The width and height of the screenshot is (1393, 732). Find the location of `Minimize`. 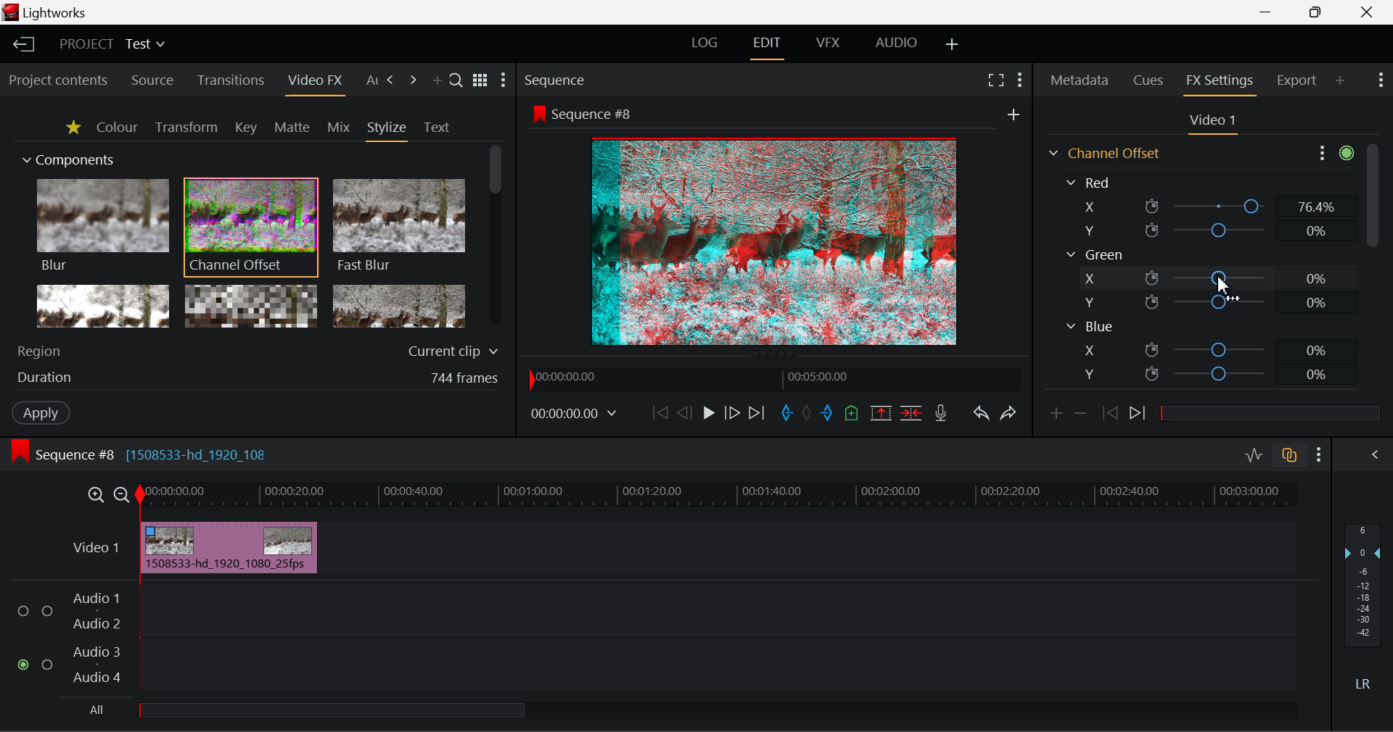

Minimize is located at coordinates (1318, 12).